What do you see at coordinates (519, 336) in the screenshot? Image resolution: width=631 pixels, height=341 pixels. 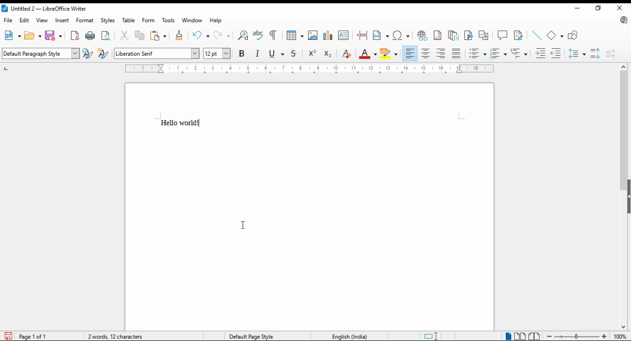 I see `multi page view` at bounding box center [519, 336].